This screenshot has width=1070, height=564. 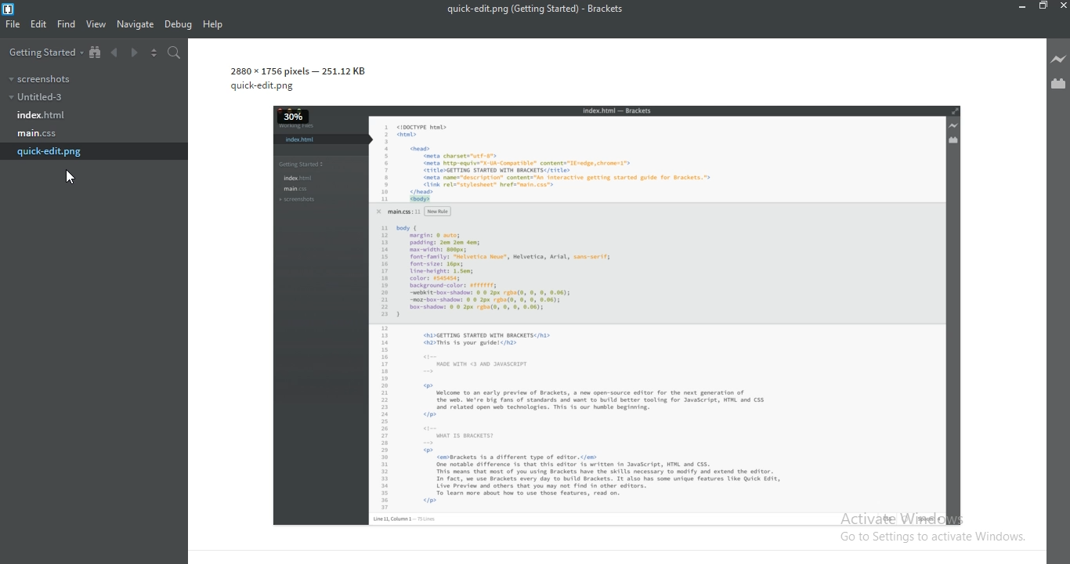 What do you see at coordinates (74, 178) in the screenshot?
I see `cursor` at bounding box center [74, 178].